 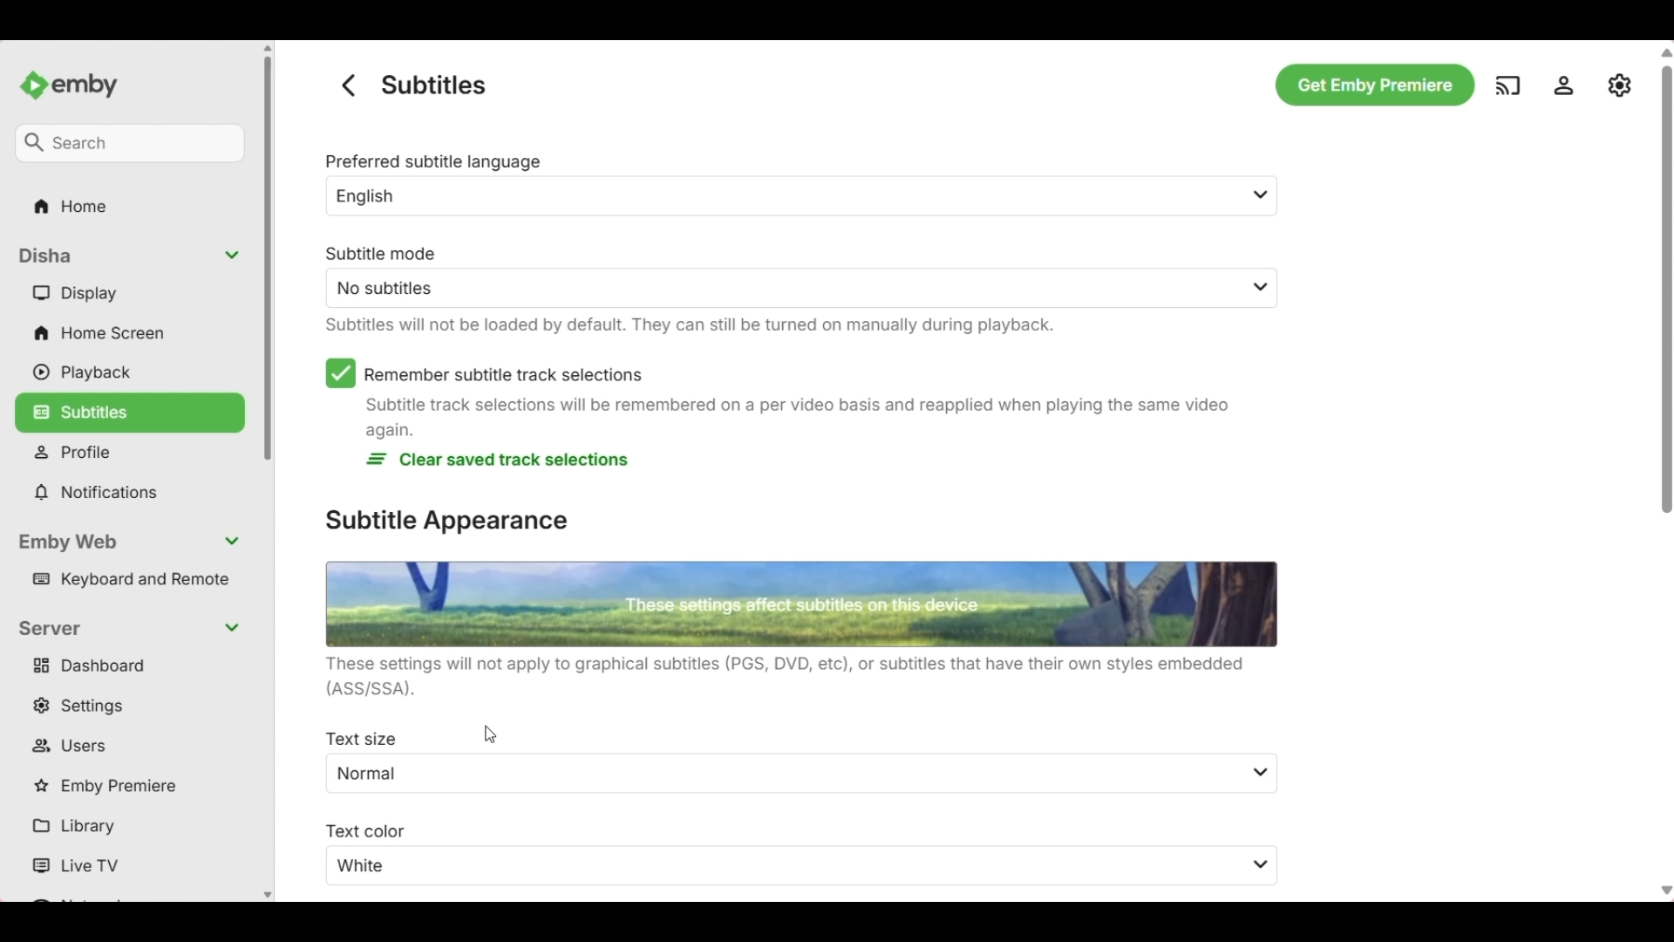 What do you see at coordinates (134, 580) in the screenshot?
I see `Keyboard and Remote` at bounding box center [134, 580].